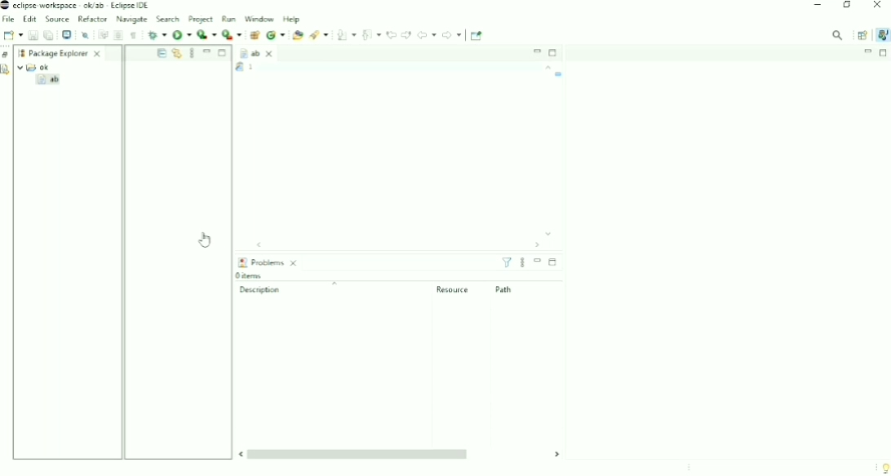 The width and height of the screenshot is (891, 476). Describe the element at coordinates (878, 7) in the screenshot. I see `Close` at that location.